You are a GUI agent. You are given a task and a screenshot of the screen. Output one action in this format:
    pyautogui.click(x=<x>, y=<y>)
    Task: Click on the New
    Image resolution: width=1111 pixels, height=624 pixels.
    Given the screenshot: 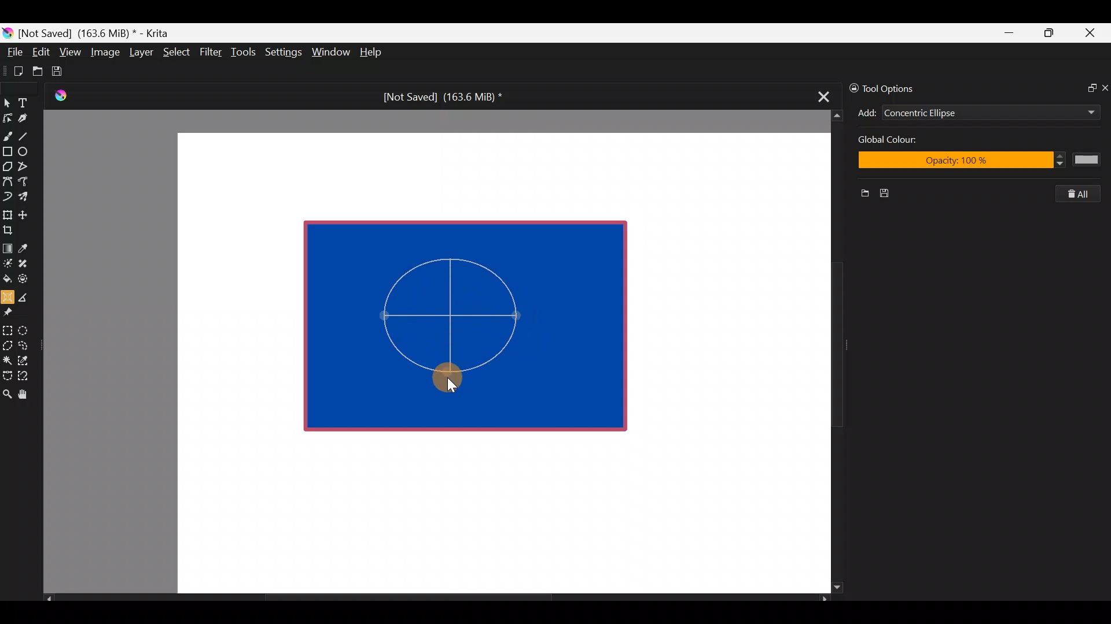 What is the action you would take?
    pyautogui.click(x=860, y=195)
    